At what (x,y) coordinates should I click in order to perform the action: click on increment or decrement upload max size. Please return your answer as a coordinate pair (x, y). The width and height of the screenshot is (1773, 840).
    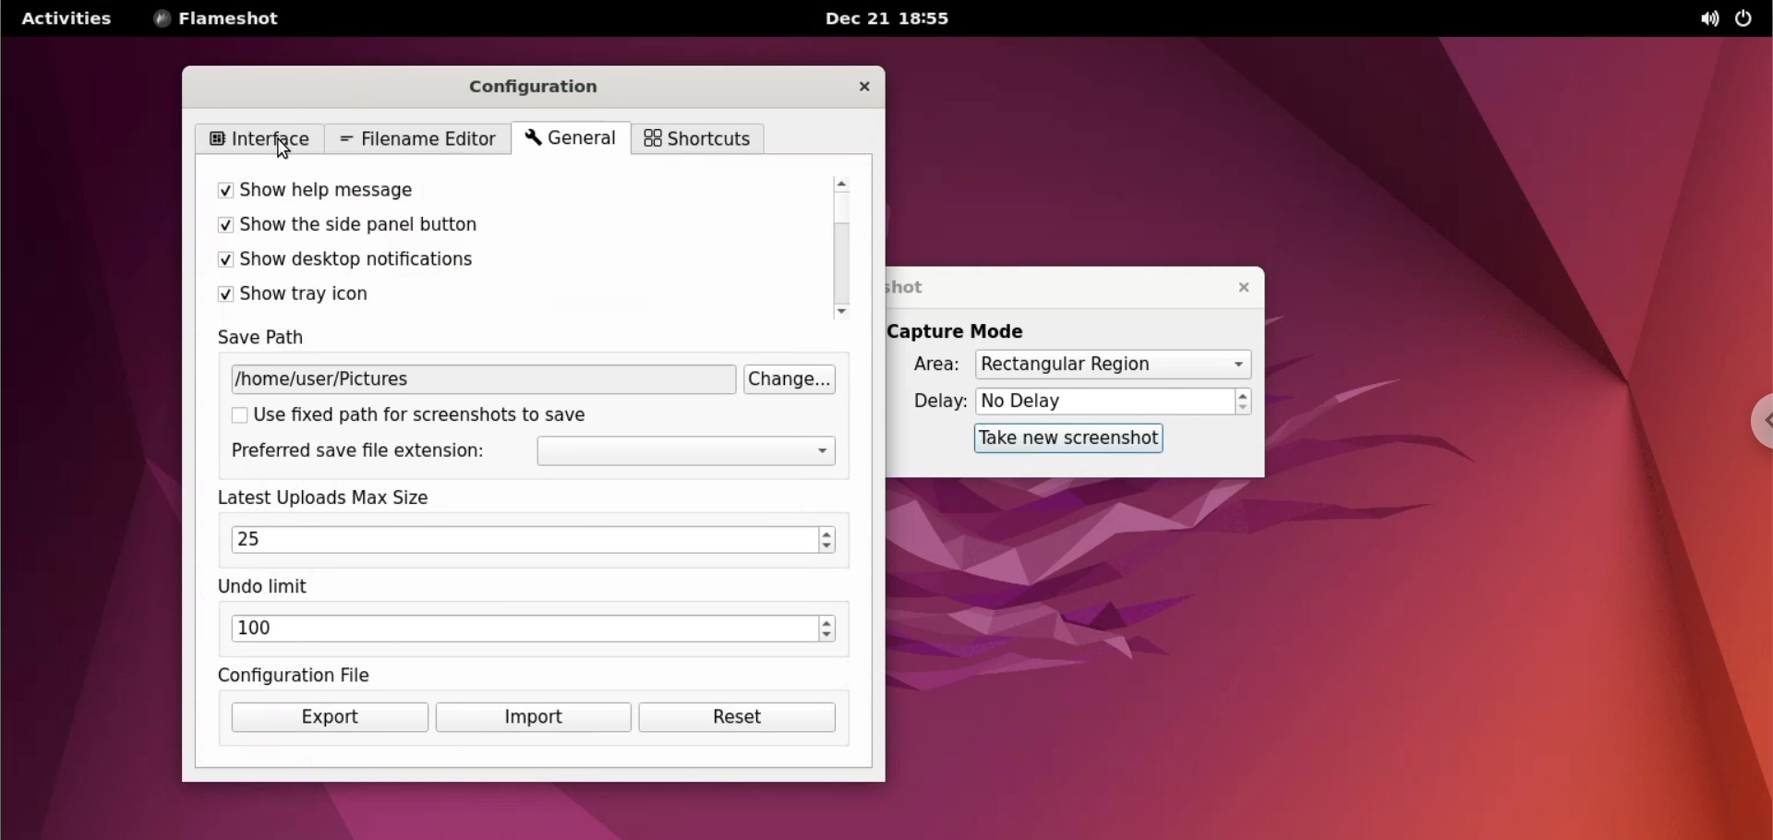
    Looking at the image, I should click on (828, 539).